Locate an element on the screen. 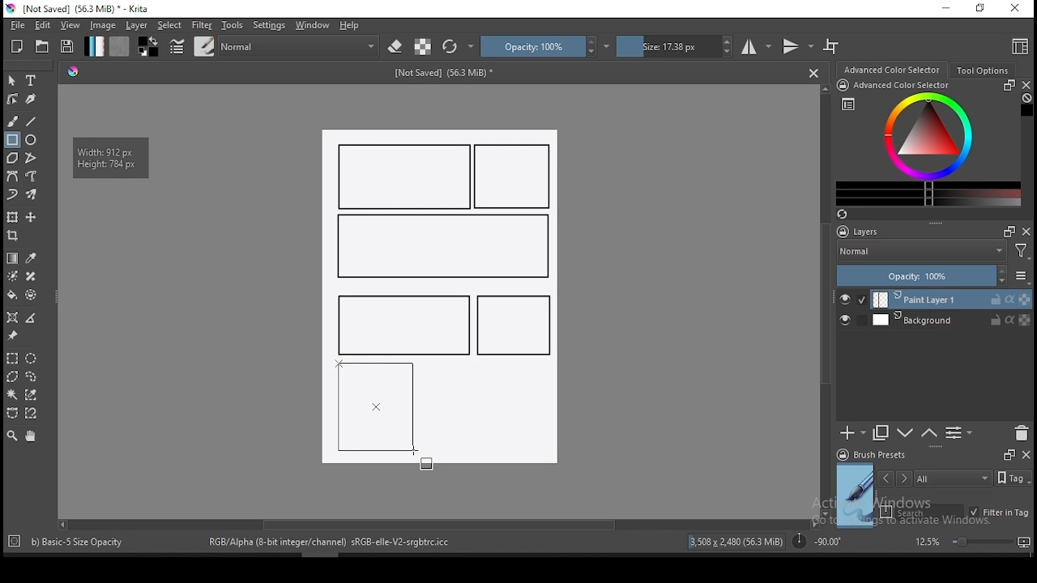  layers is located at coordinates (863, 232).